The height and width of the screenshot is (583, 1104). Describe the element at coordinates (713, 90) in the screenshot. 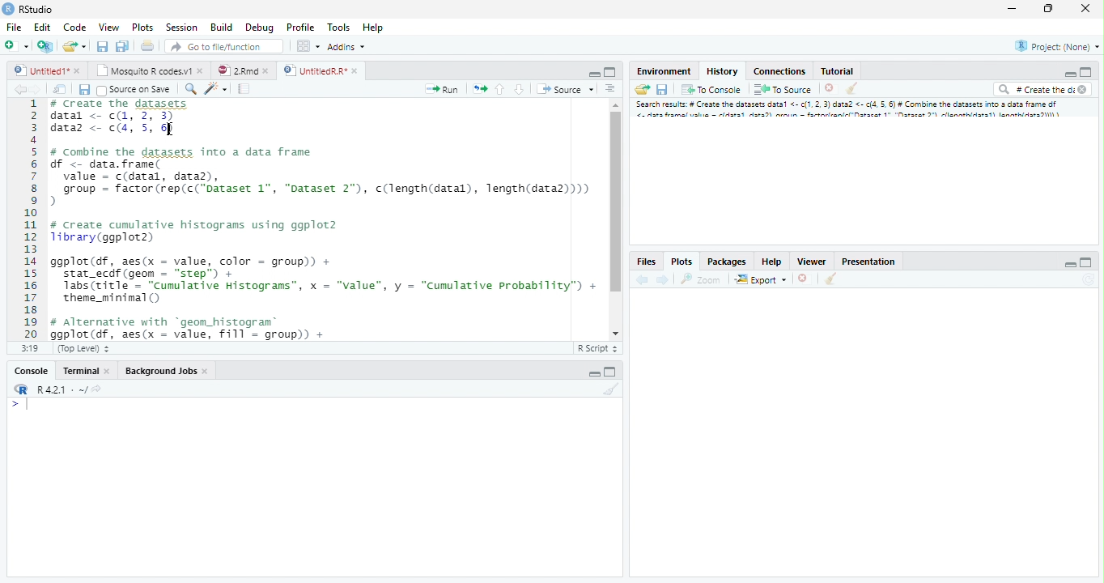

I see `To console` at that location.